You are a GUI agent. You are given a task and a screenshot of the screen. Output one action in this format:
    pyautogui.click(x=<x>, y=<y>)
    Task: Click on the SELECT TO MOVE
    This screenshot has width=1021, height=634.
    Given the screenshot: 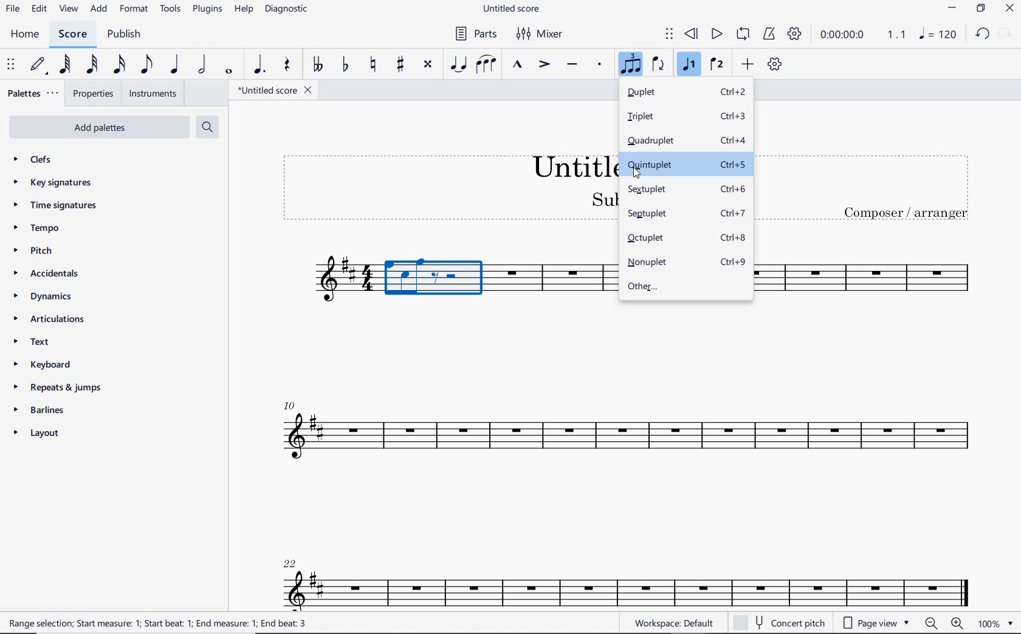 What is the action you would take?
    pyautogui.click(x=670, y=36)
    